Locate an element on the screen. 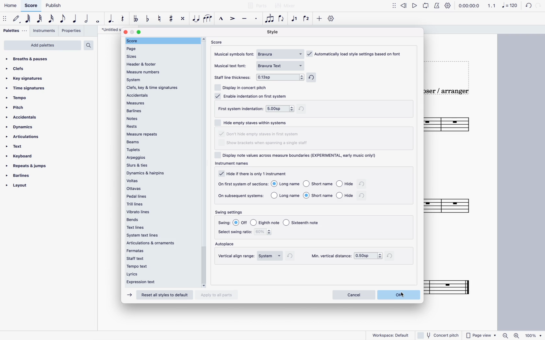 The height and width of the screenshot is (340, 545). cancel is located at coordinates (354, 295).